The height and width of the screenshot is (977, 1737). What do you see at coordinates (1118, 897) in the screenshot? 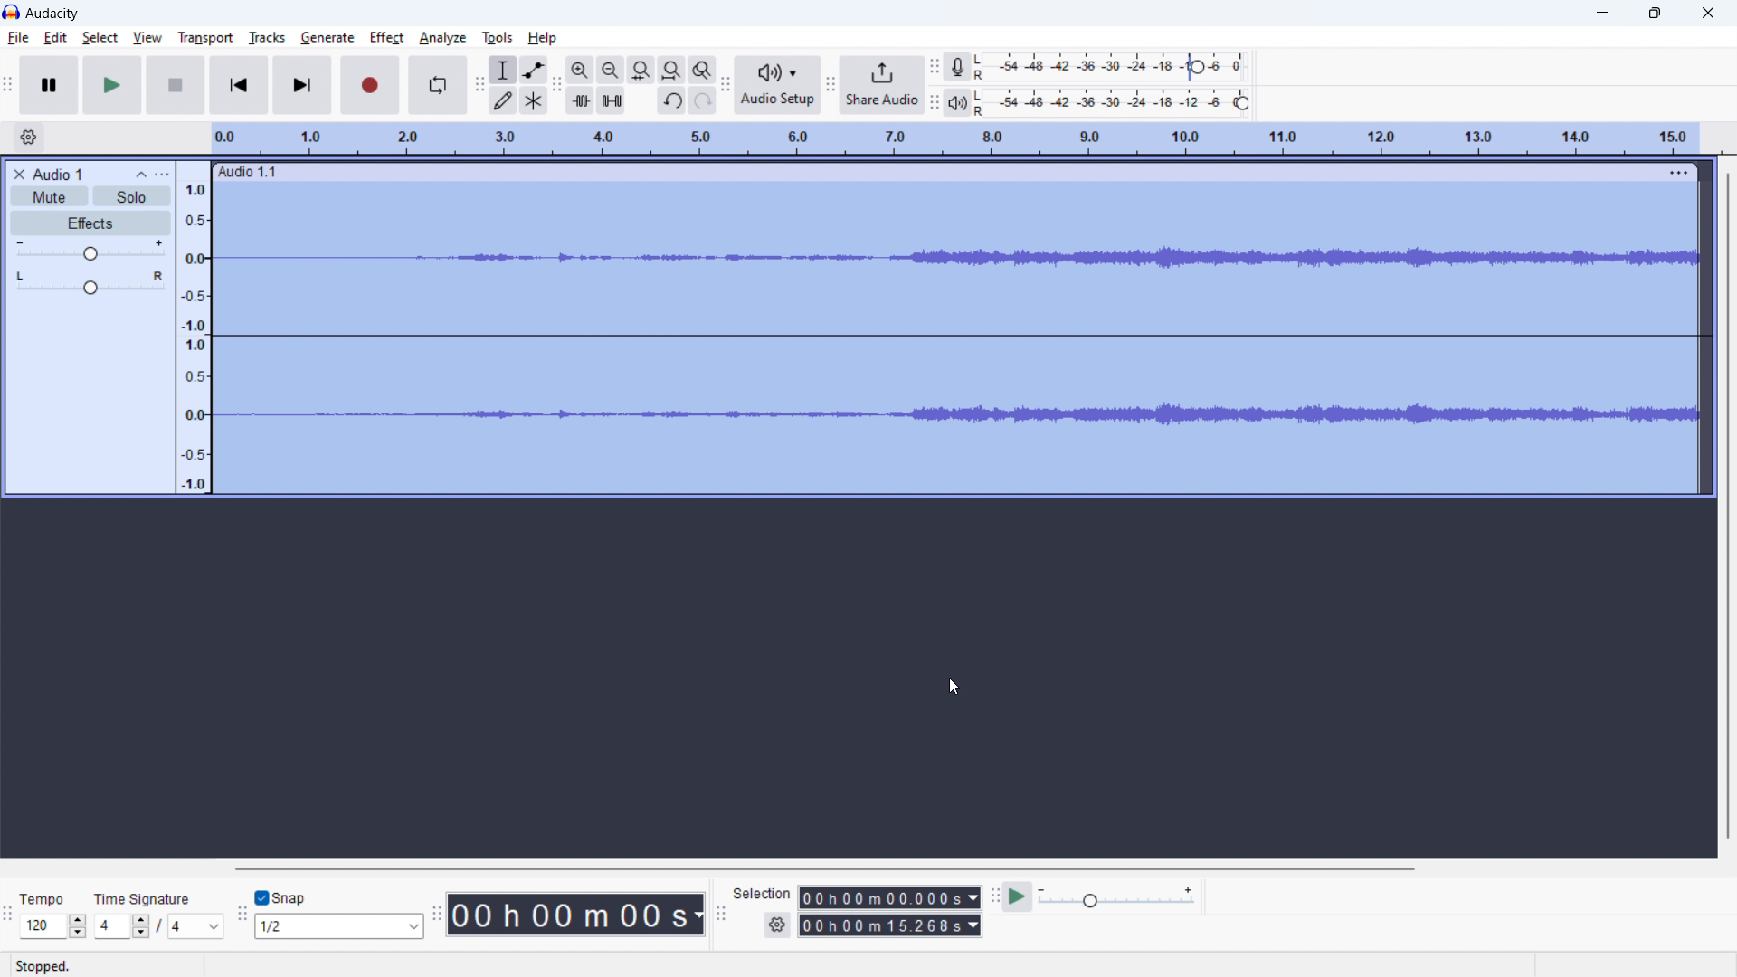
I see `playback meter` at bounding box center [1118, 897].